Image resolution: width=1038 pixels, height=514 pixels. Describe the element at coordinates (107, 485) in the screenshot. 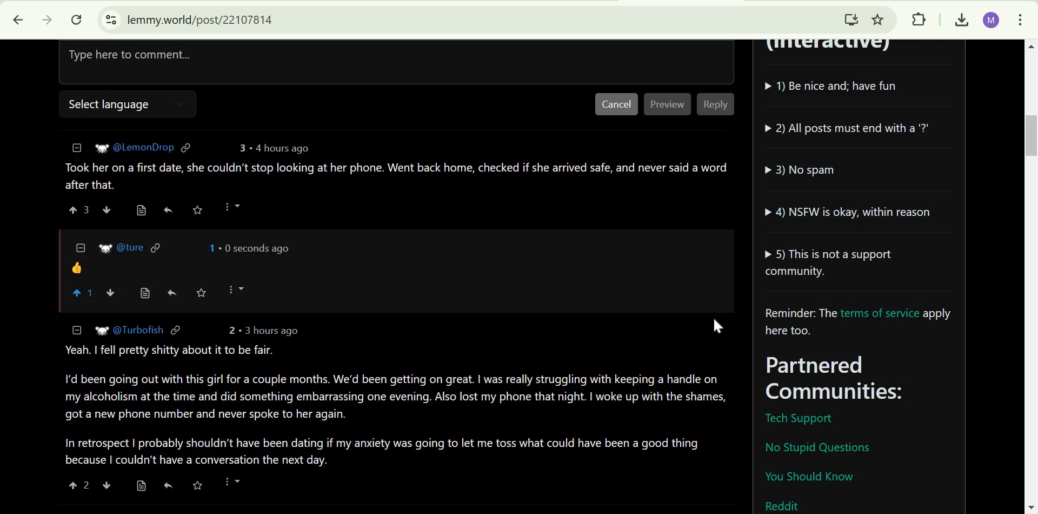

I see `downvote` at that location.